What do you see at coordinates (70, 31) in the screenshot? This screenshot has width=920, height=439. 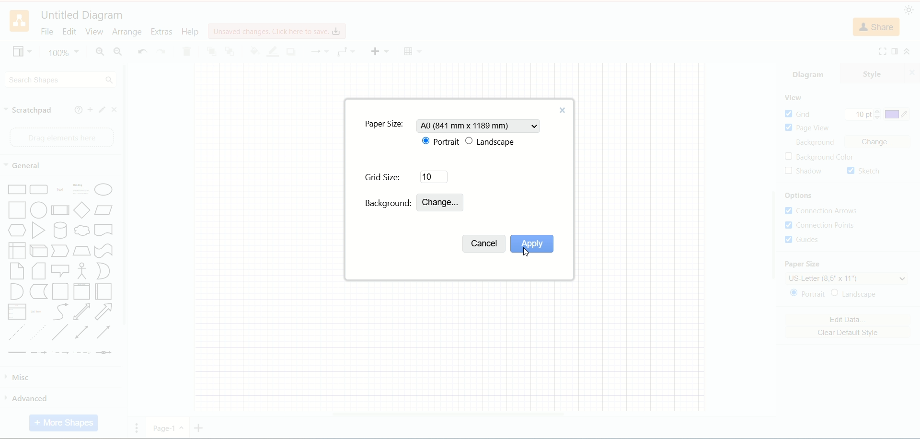 I see `edit` at bounding box center [70, 31].